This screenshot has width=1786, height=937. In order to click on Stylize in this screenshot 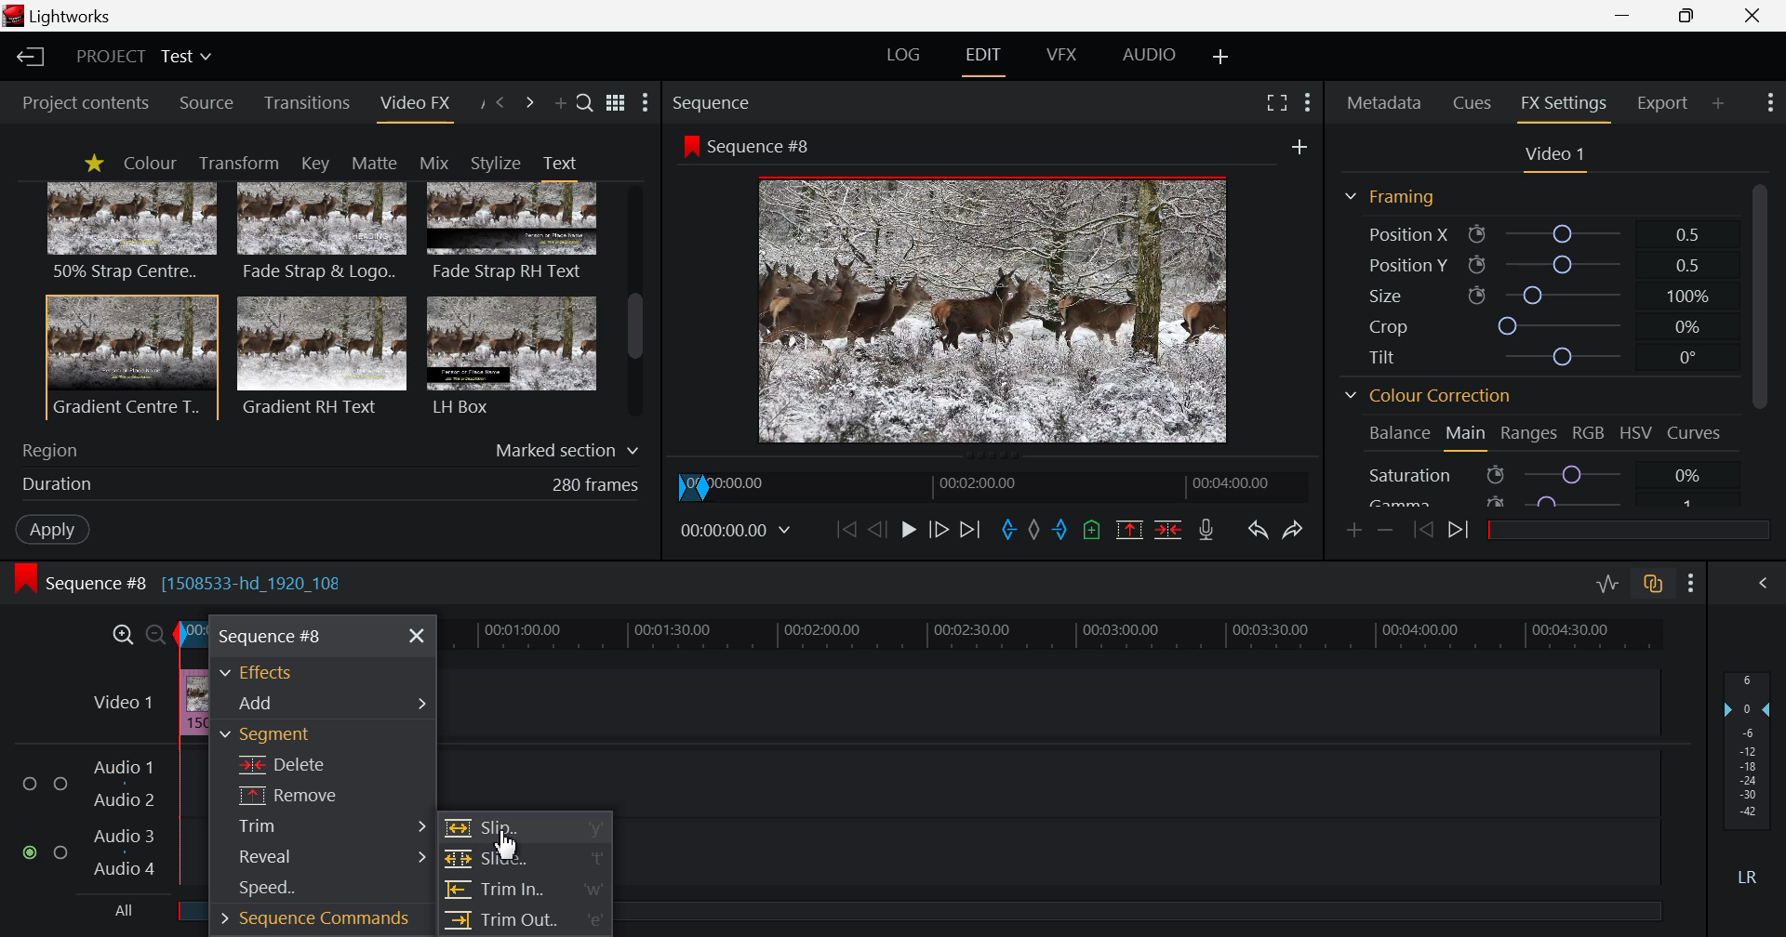, I will do `click(496, 163)`.